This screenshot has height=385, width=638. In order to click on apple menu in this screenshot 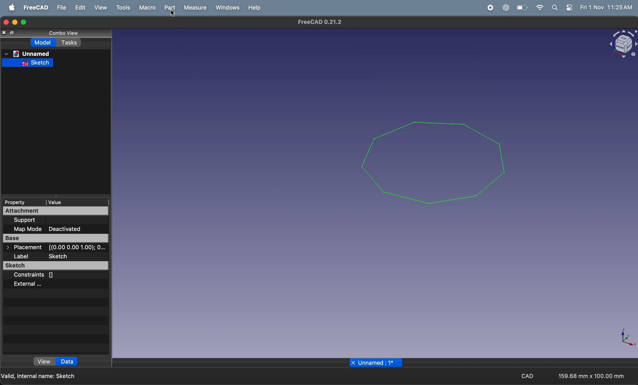, I will do `click(10, 7)`.